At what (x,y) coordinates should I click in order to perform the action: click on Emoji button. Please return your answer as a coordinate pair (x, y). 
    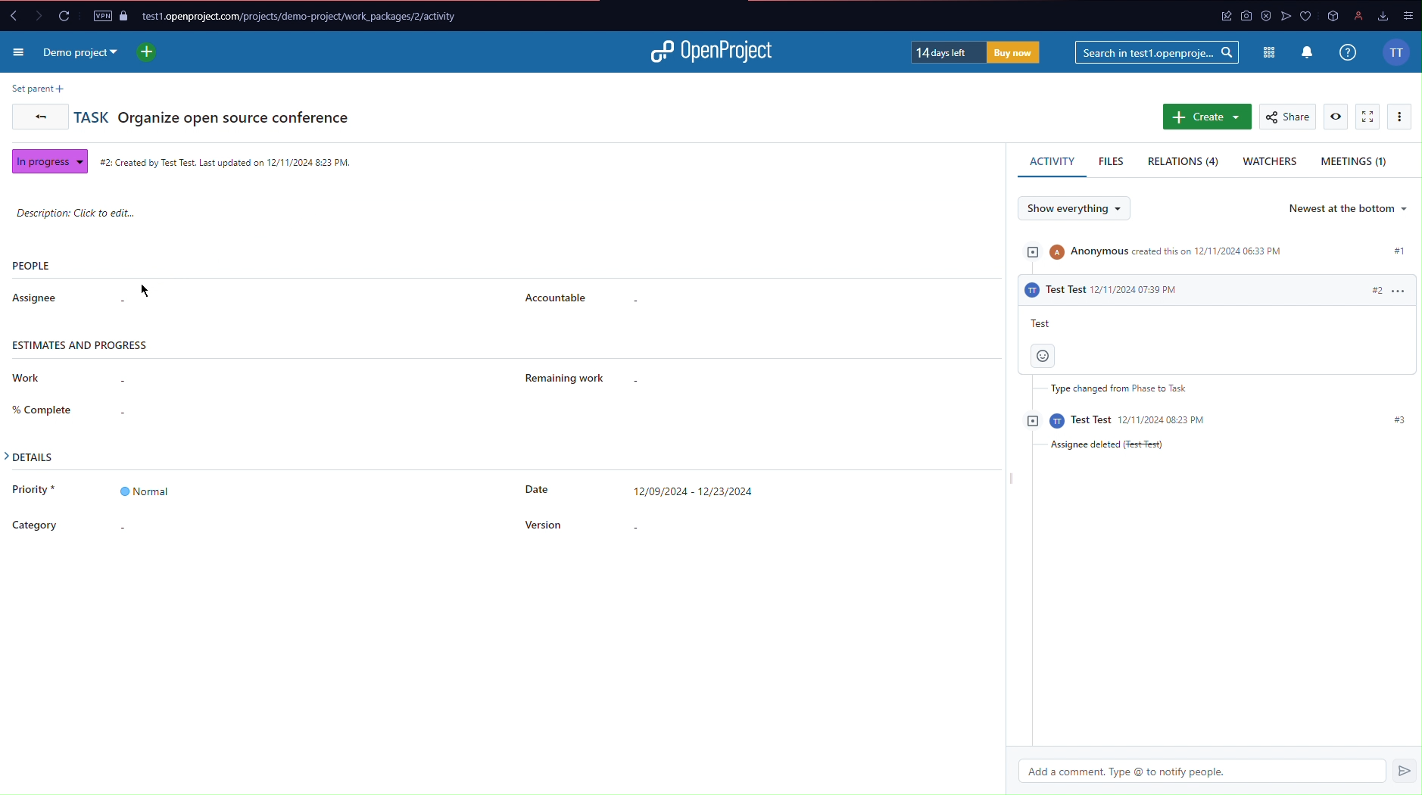
    Looking at the image, I should click on (1043, 357).